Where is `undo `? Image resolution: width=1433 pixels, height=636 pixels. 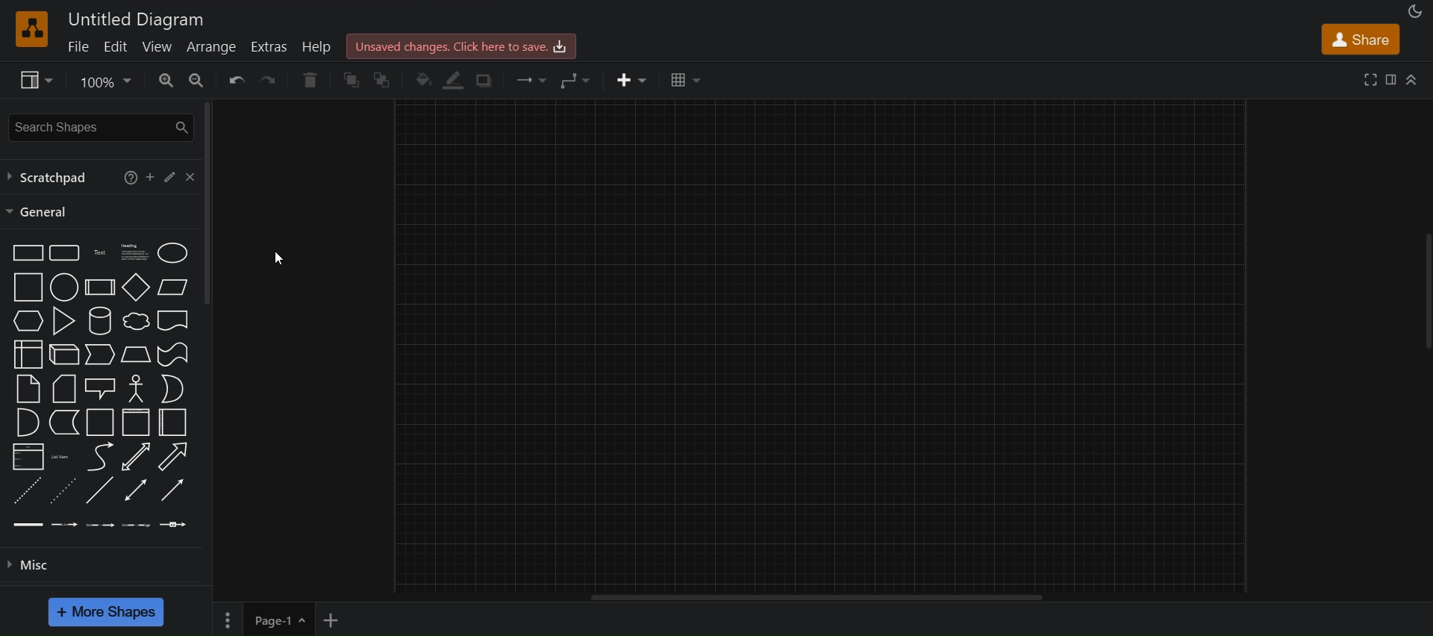 undo  is located at coordinates (235, 82).